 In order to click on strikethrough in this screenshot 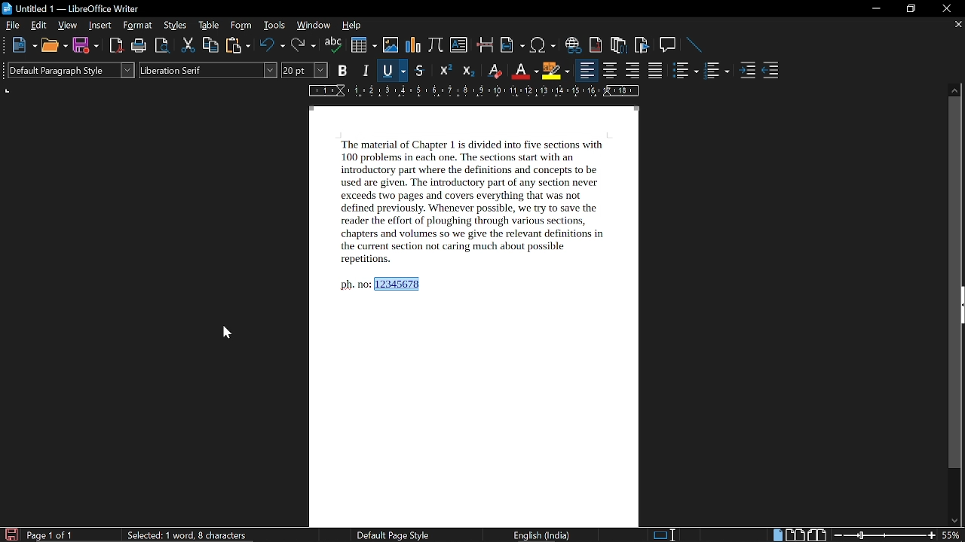, I will do `click(419, 71)`.